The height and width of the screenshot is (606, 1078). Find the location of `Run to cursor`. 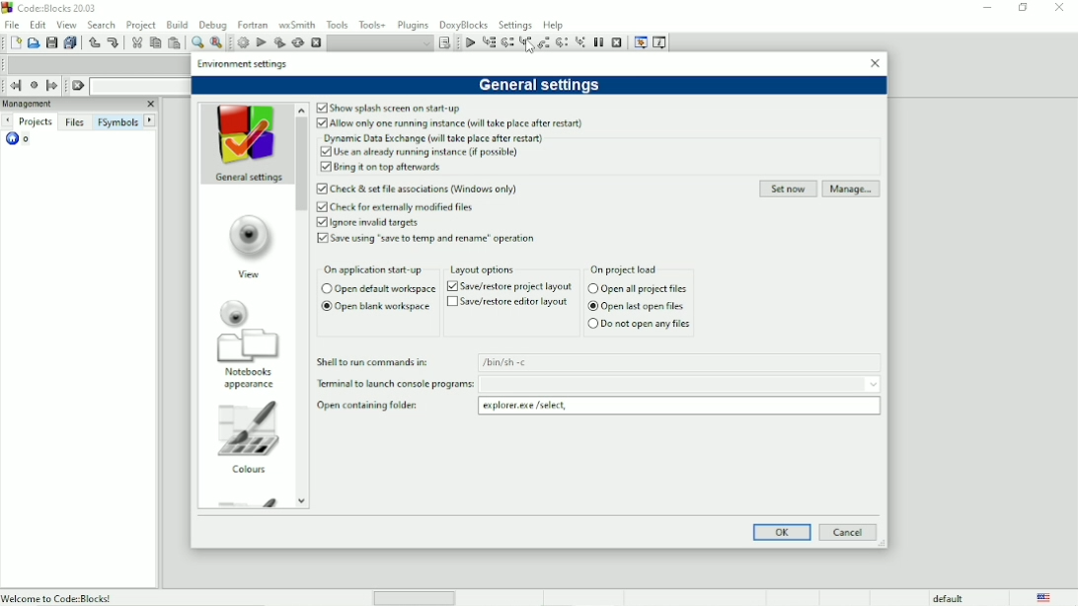

Run to cursor is located at coordinates (489, 42).